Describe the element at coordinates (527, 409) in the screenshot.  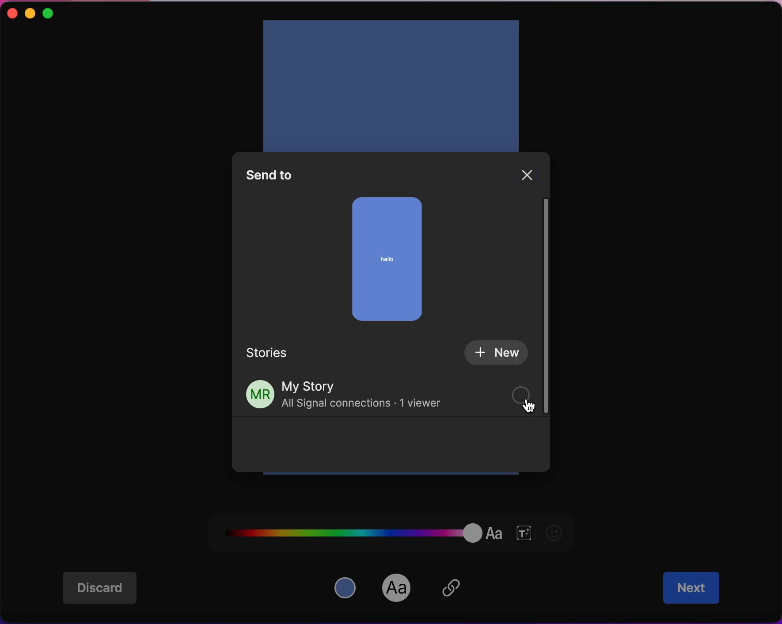
I see `cursor` at that location.